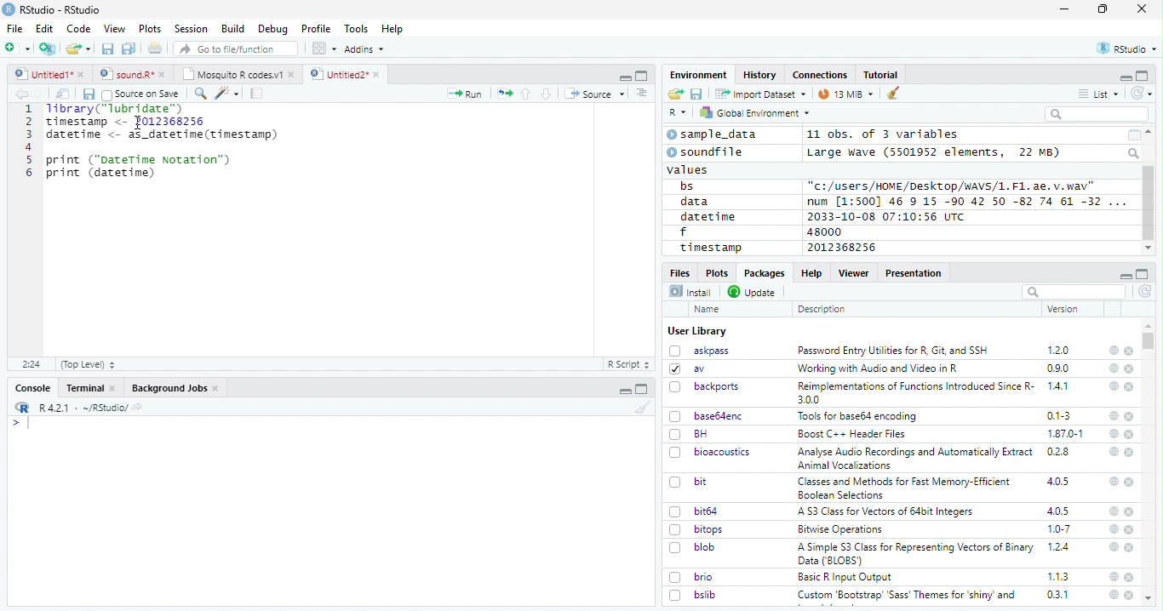 This screenshot has height=611, width=1163. What do you see at coordinates (77, 29) in the screenshot?
I see `Code` at bounding box center [77, 29].